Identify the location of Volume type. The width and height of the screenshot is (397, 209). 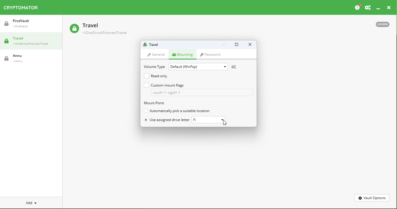
(153, 66).